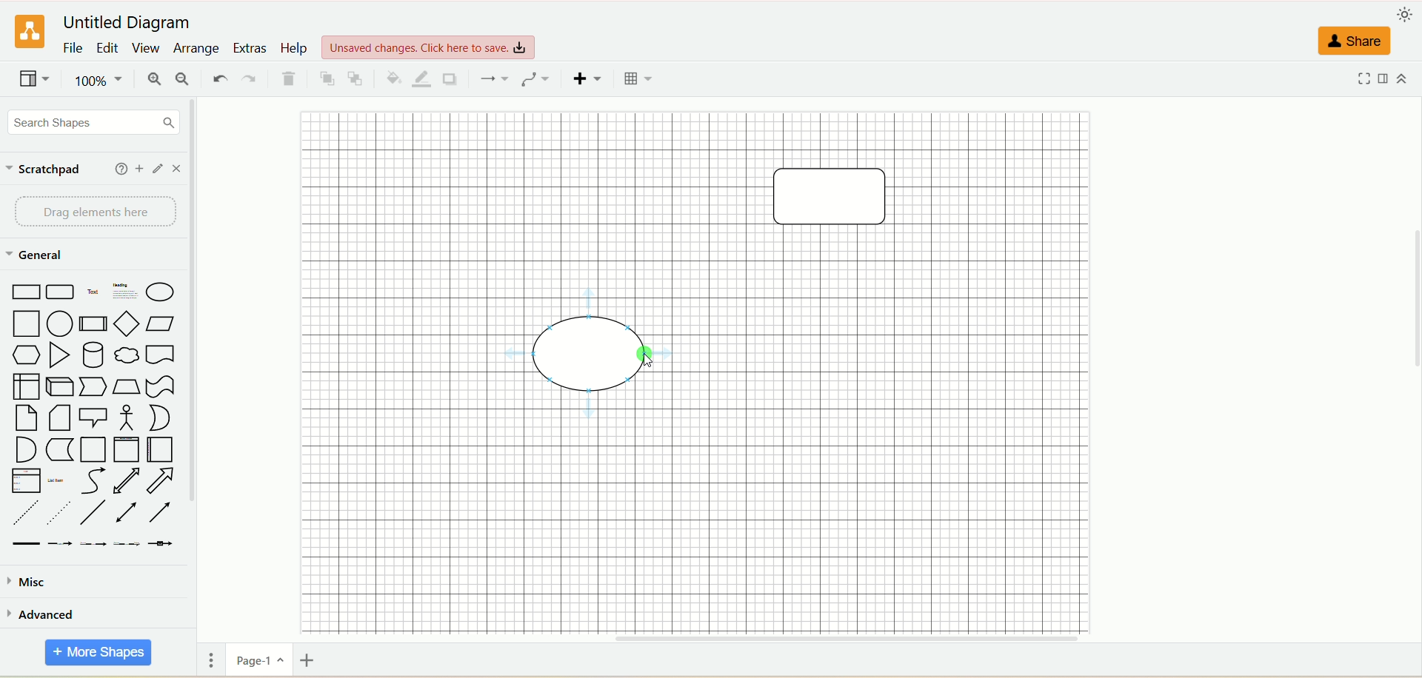 The image size is (1422, 678). I want to click on fullscreen, so click(1362, 79).